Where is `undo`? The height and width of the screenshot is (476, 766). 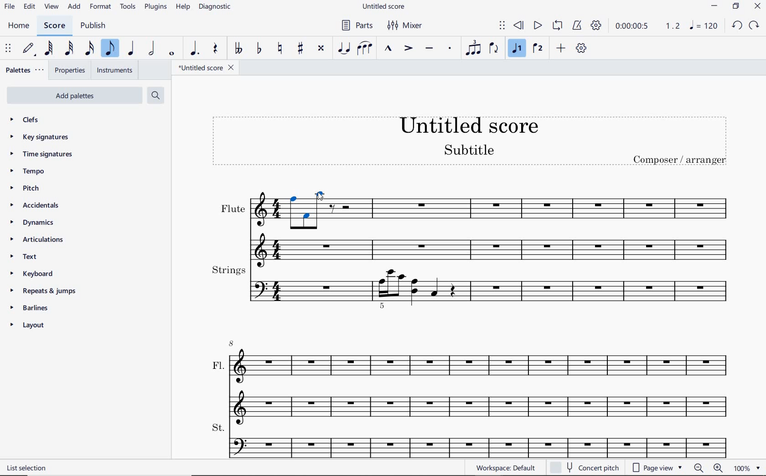
undo is located at coordinates (737, 26).